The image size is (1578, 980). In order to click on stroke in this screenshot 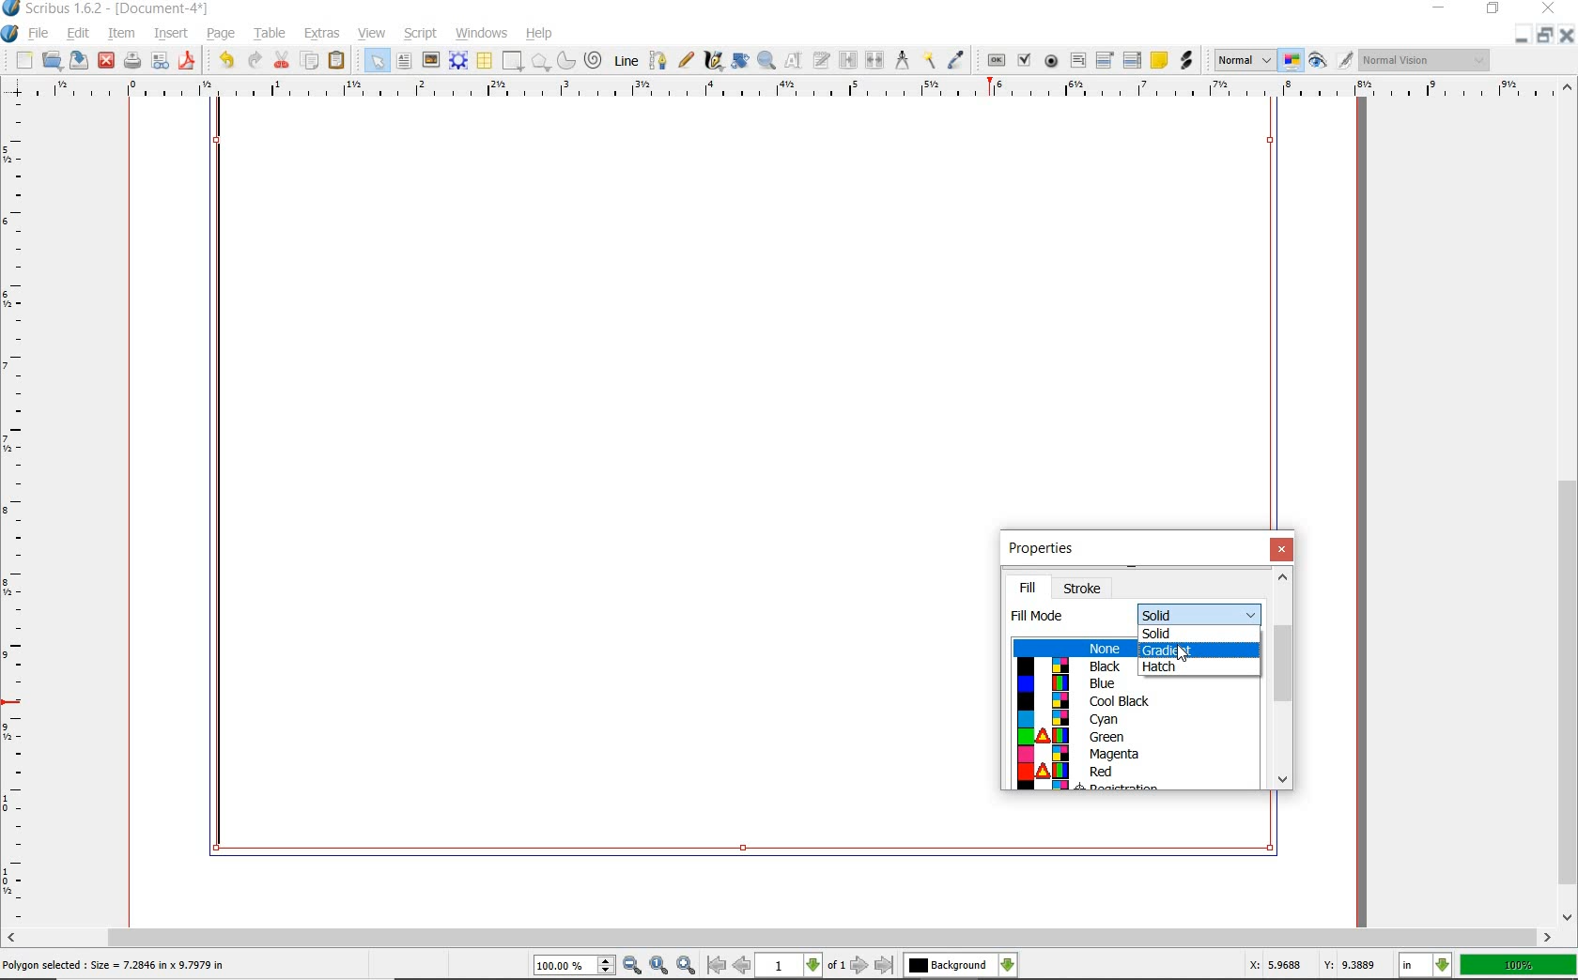, I will do `click(1085, 587)`.